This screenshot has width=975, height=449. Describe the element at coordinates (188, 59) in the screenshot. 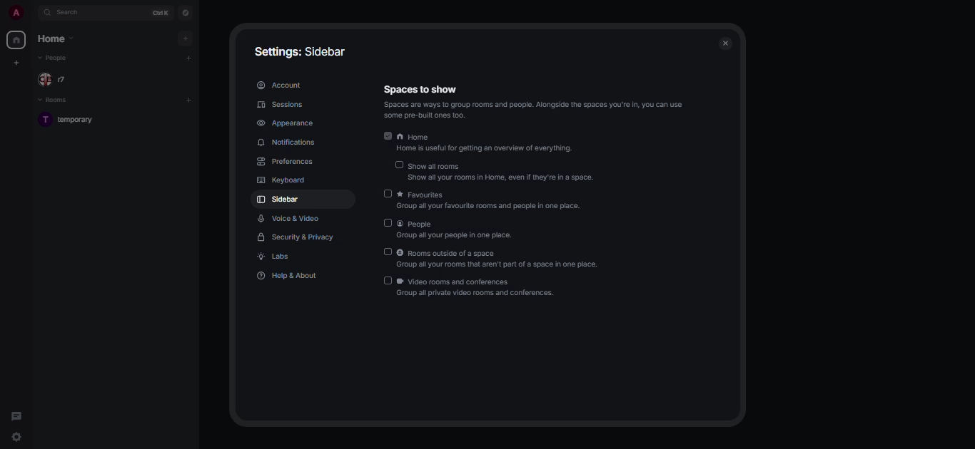

I see `add` at that location.